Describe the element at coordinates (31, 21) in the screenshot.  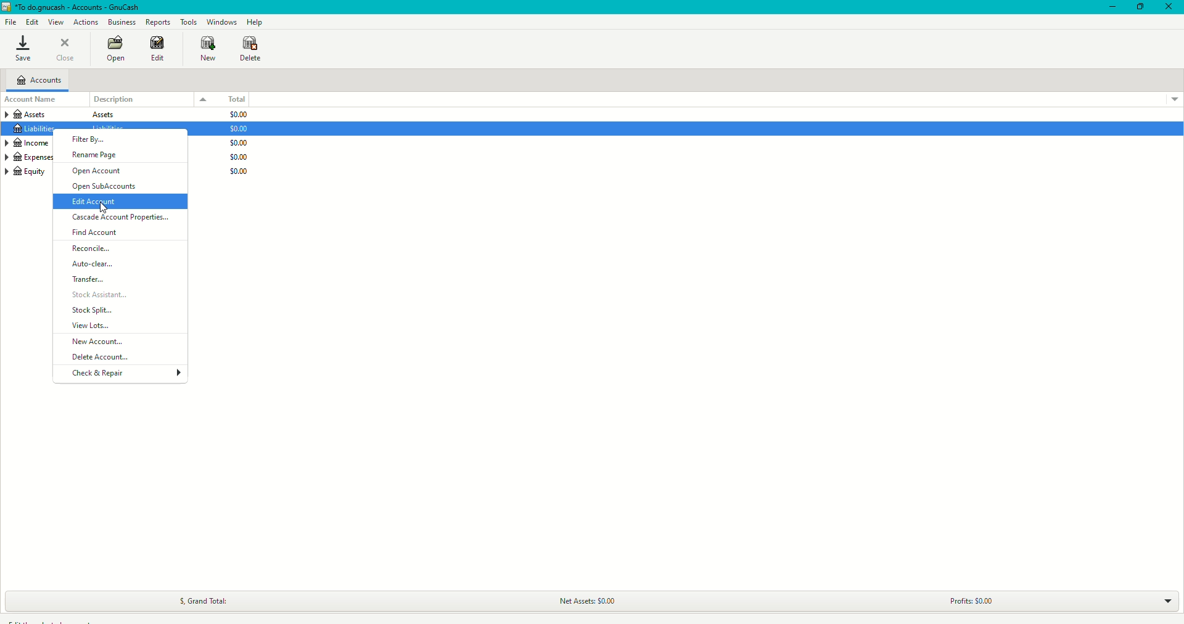
I see `Edit` at that location.